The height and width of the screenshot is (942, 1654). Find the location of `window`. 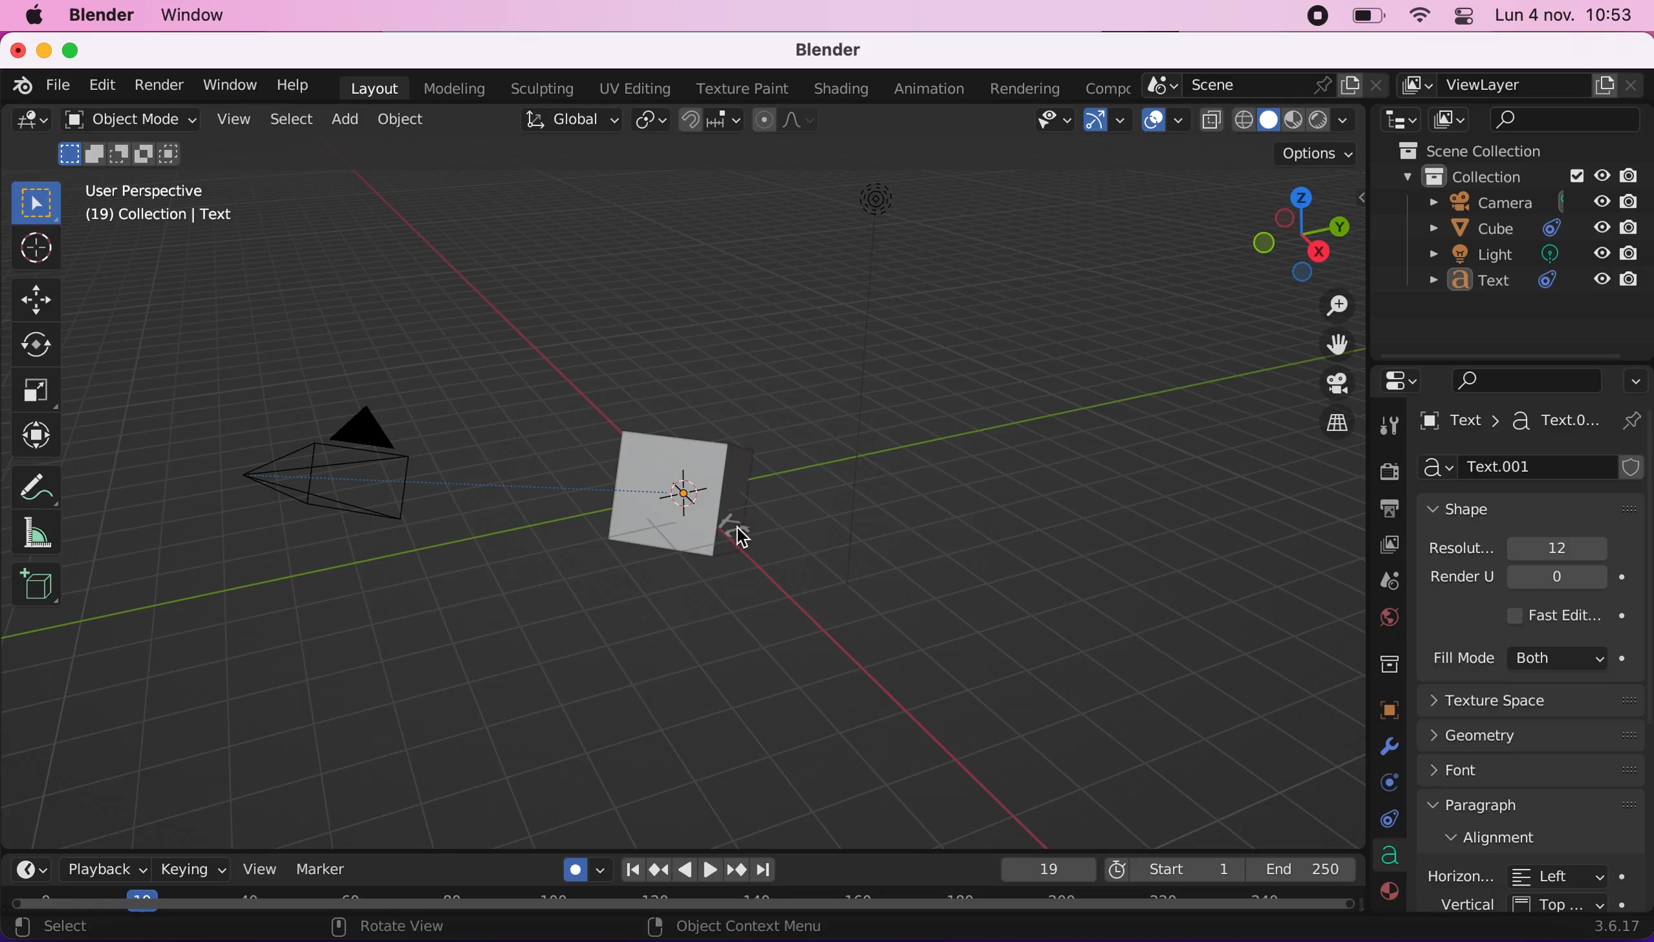

window is located at coordinates (232, 87).